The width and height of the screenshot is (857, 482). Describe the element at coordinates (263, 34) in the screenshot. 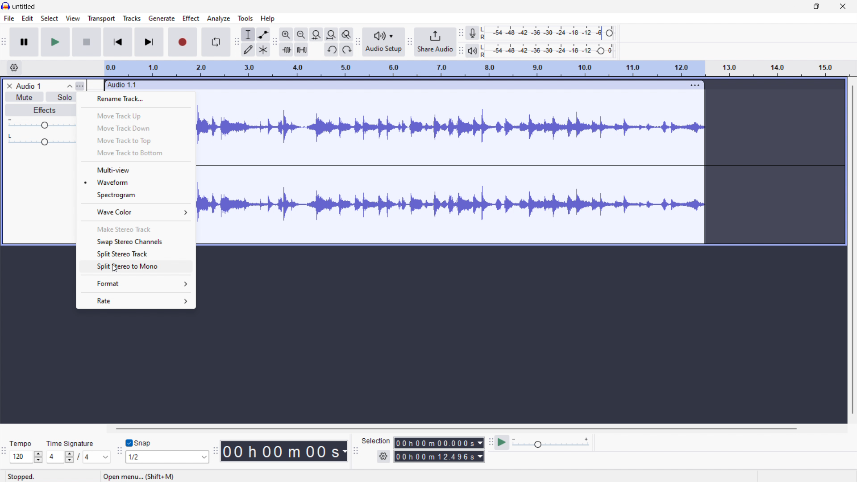

I see `envelop tool` at that location.